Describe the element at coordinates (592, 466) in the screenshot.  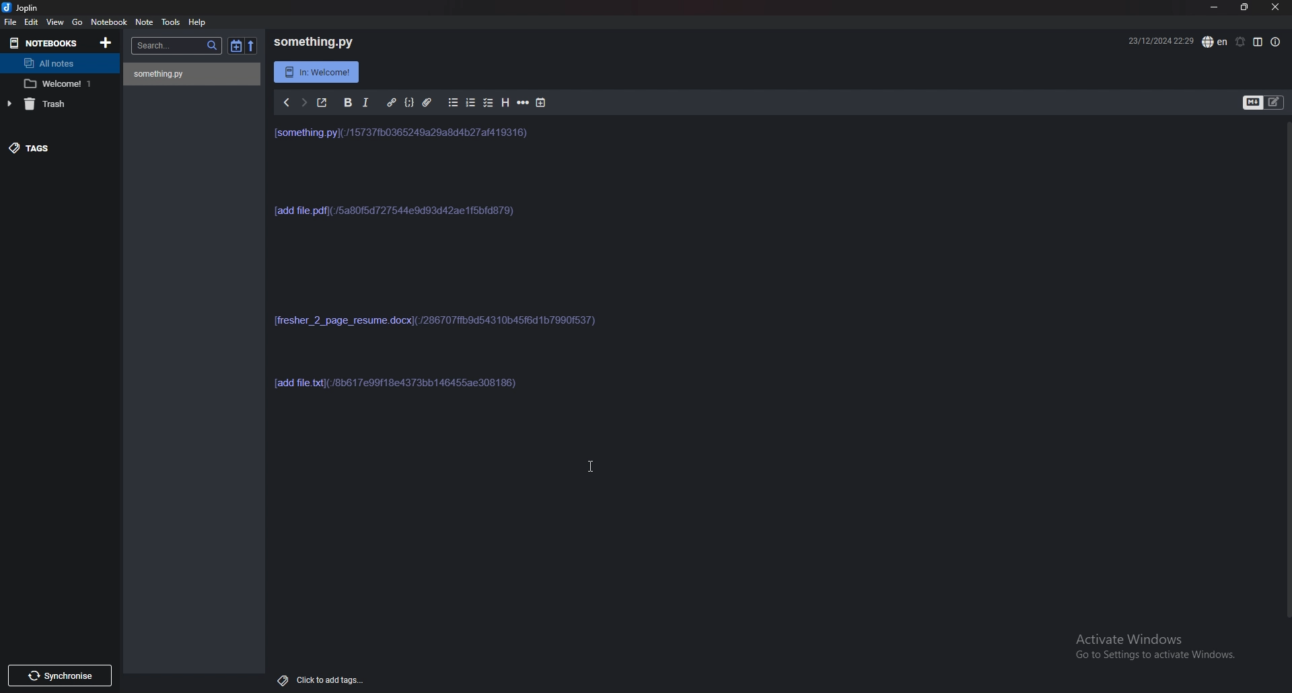
I see `cursor` at that location.